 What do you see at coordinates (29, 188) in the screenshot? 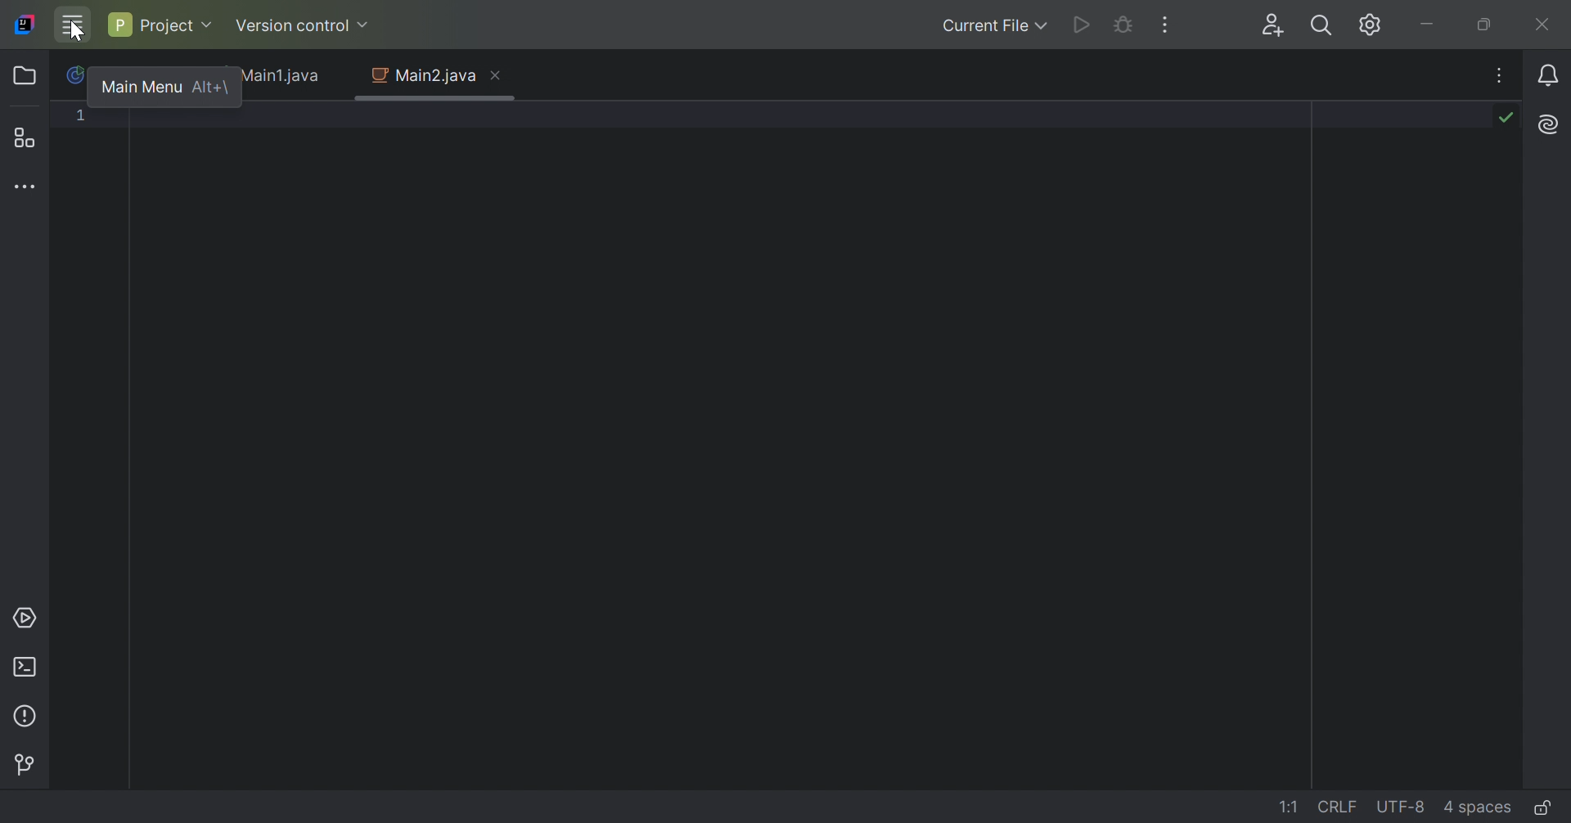
I see `More tool windows` at bounding box center [29, 188].